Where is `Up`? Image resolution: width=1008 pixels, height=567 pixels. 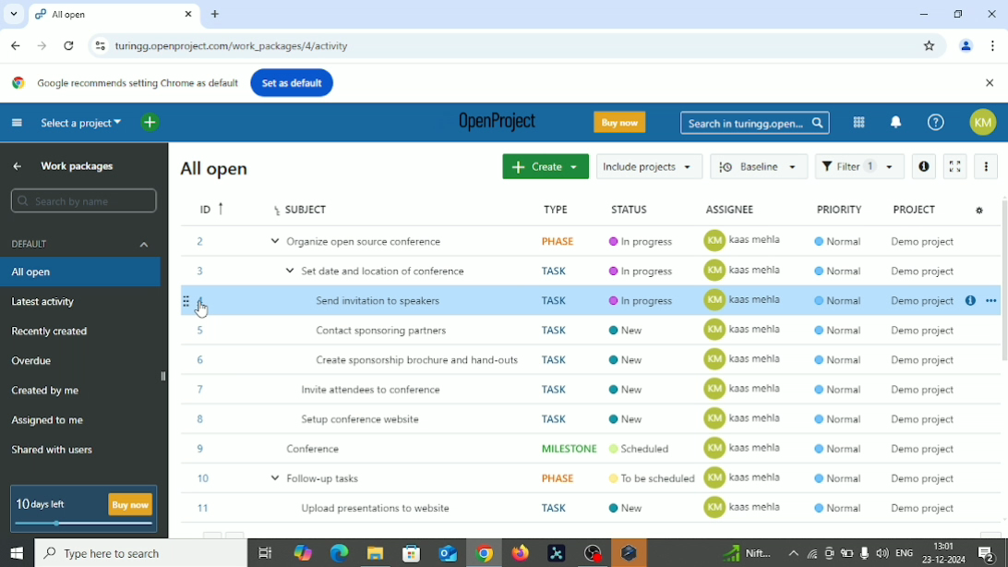 Up is located at coordinates (18, 165).